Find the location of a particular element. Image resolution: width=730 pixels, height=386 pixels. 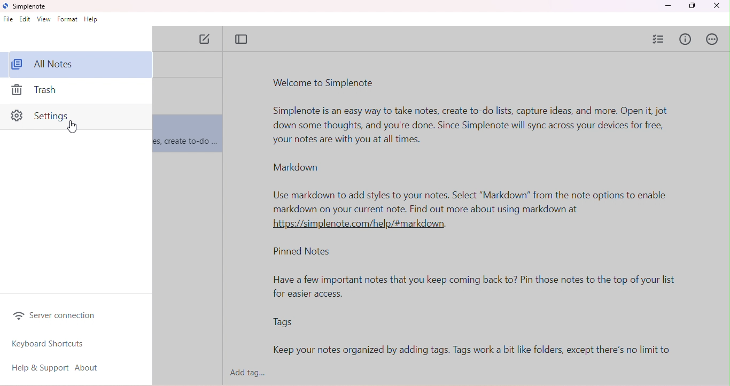

trash is located at coordinates (43, 92).